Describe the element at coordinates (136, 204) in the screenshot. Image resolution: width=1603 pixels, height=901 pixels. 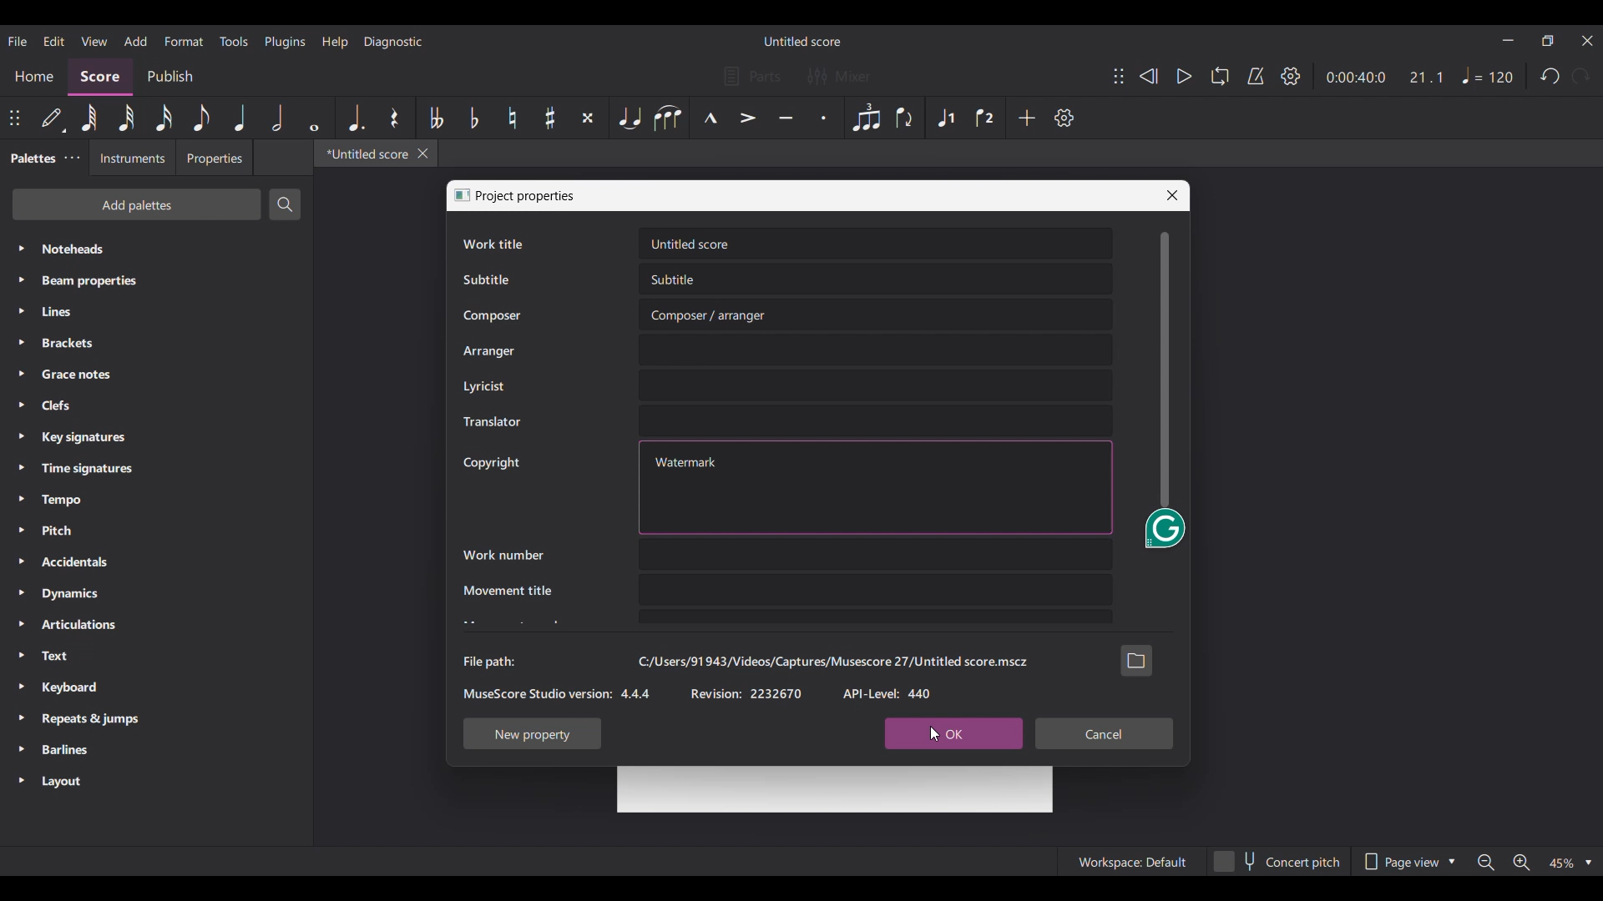
I see `Add palettes` at that location.